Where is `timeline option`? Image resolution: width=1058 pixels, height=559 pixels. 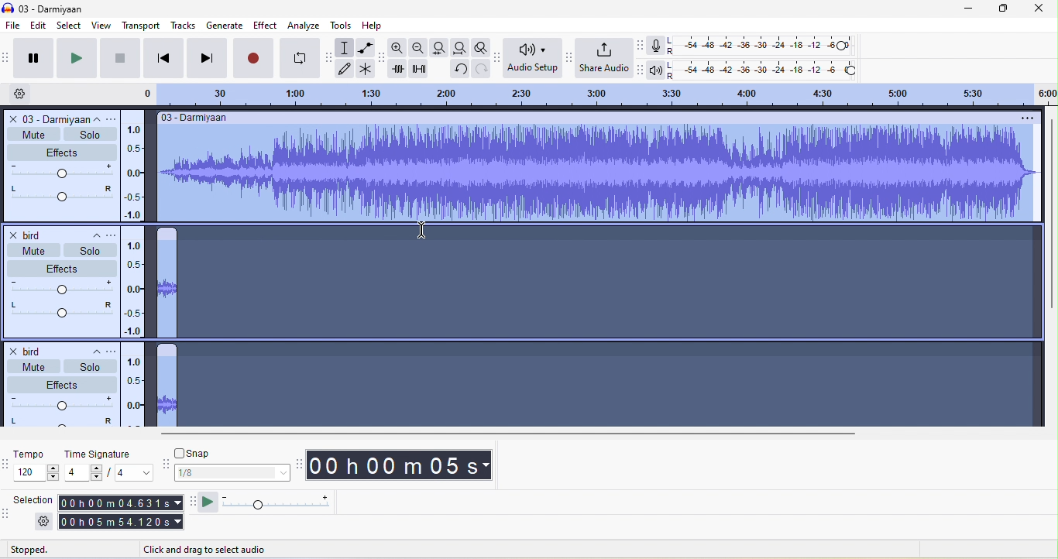 timeline option is located at coordinates (26, 94).